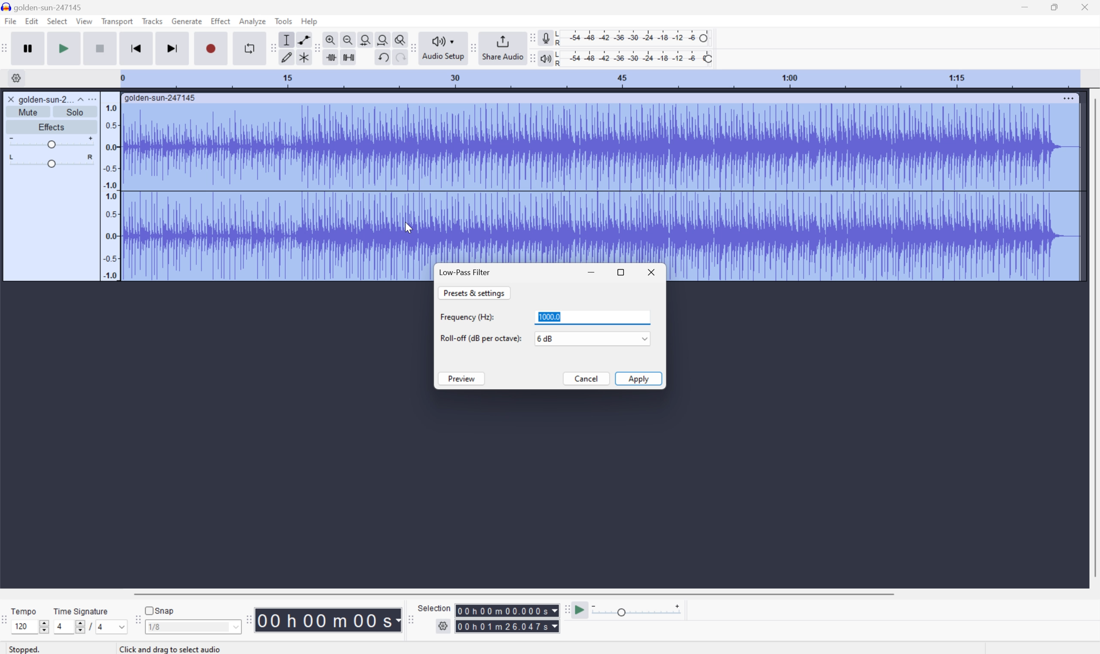  What do you see at coordinates (80, 611) in the screenshot?
I see `Time signature` at bounding box center [80, 611].